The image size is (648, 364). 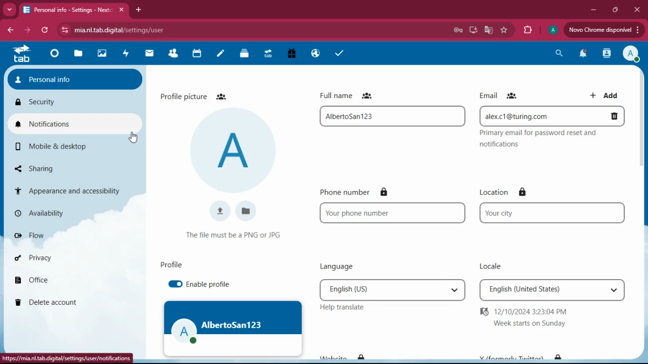 What do you see at coordinates (487, 263) in the screenshot?
I see `locale` at bounding box center [487, 263].